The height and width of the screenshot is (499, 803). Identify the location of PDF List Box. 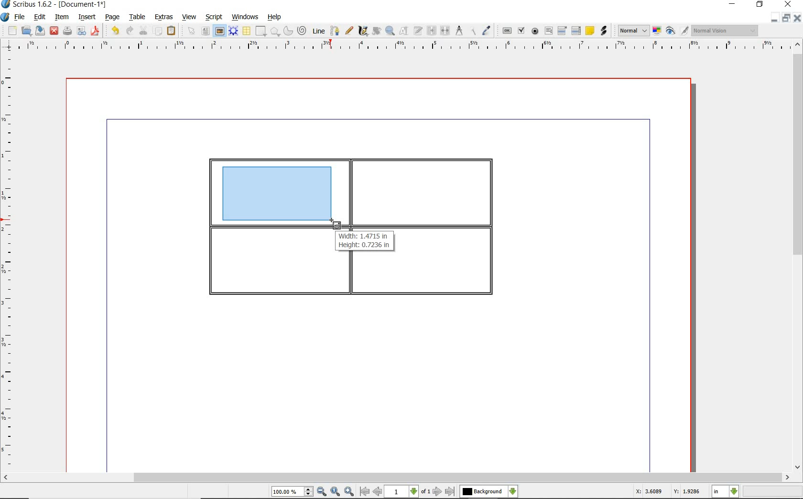
(576, 31).